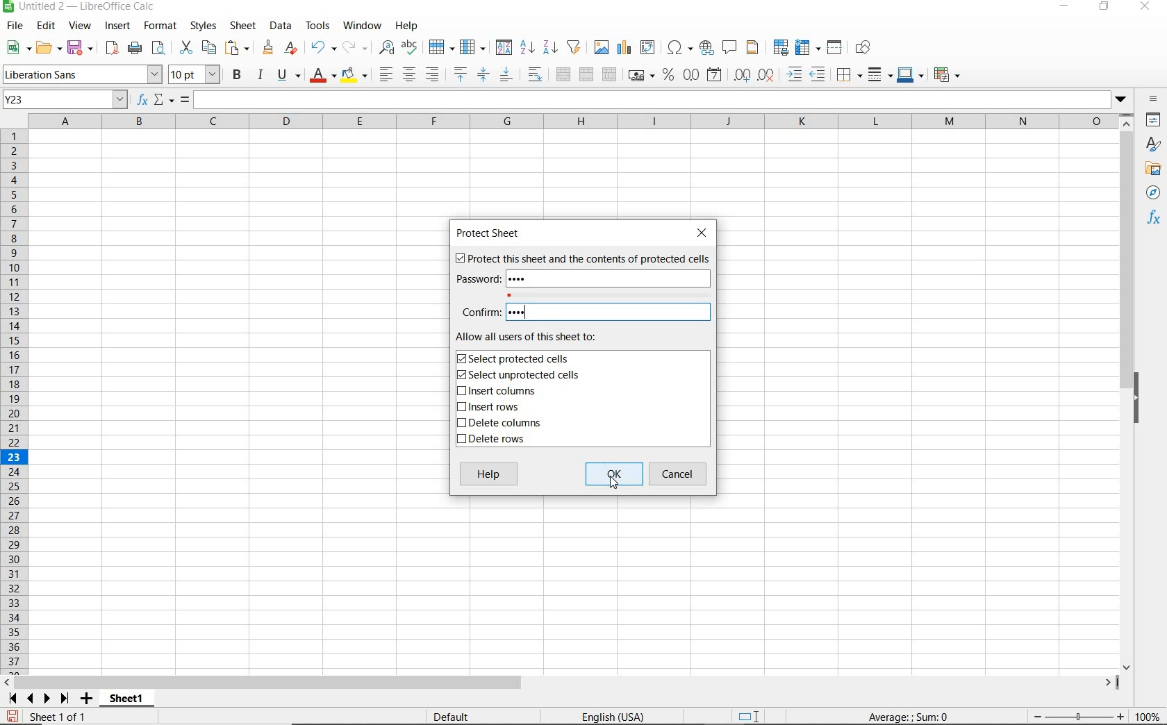  What do you see at coordinates (574, 47) in the screenshot?
I see `AUTOFILTER` at bounding box center [574, 47].